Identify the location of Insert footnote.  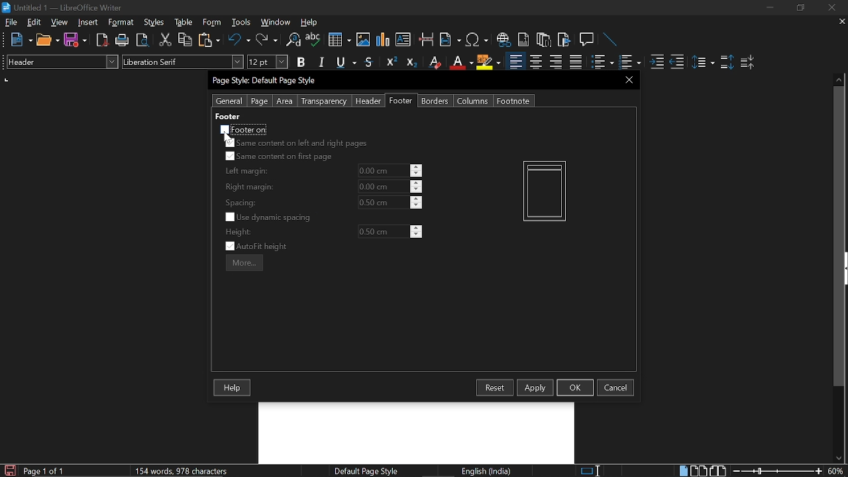
(544, 40).